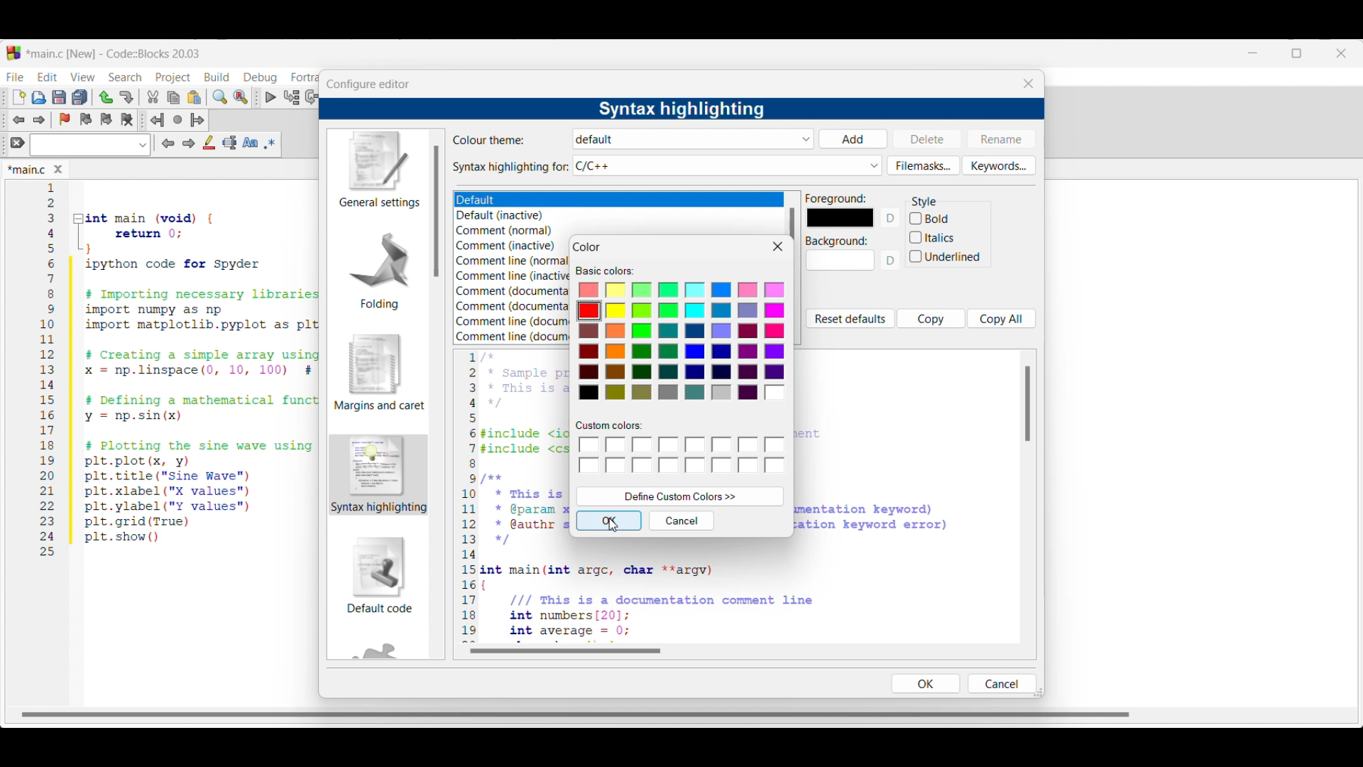 The image size is (1363, 767). Describe the element at coordinates (39, 97) in the screenshot. I see `Open` at that location.